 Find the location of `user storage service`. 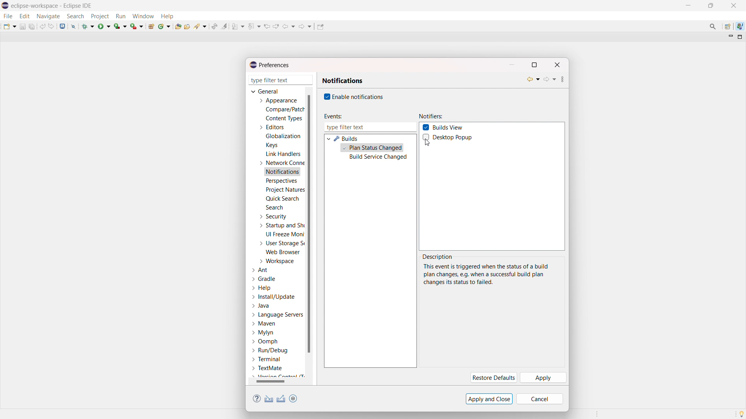

user storage service is located at coordinates (280, 243).